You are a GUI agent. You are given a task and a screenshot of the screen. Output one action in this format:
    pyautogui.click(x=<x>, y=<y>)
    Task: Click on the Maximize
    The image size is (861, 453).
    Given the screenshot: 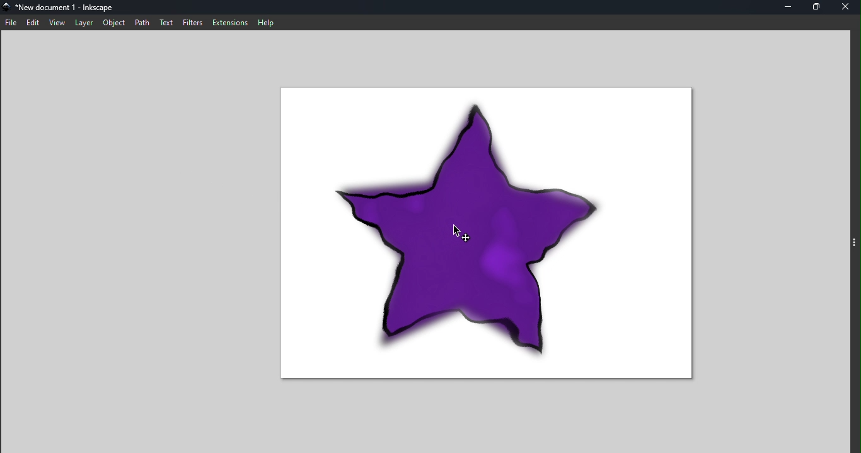 What is the action you would take?
    pyautogui.click(x=816, y=8)
    